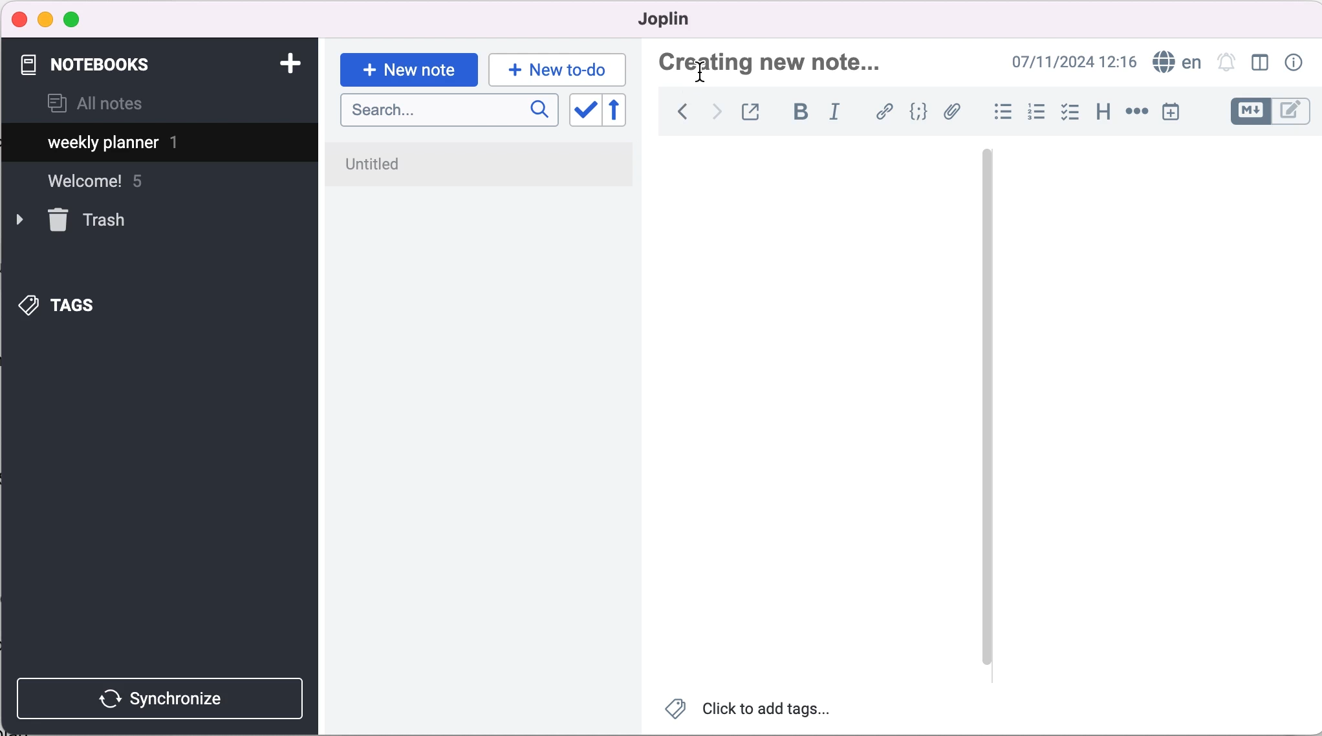 The width and height of the screenshot is (1322, 736). What do you see at coordinates (429, 160) in the screenshot?
I see `joplin privacy policy` at bounding box center [429, 160].